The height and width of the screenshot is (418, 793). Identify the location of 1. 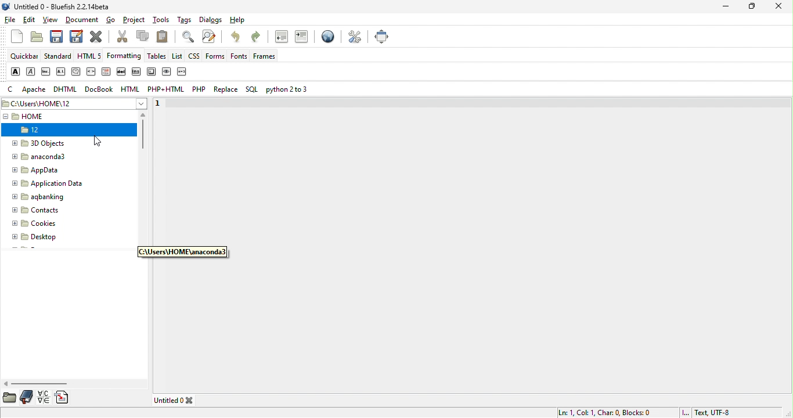
(160, 105).